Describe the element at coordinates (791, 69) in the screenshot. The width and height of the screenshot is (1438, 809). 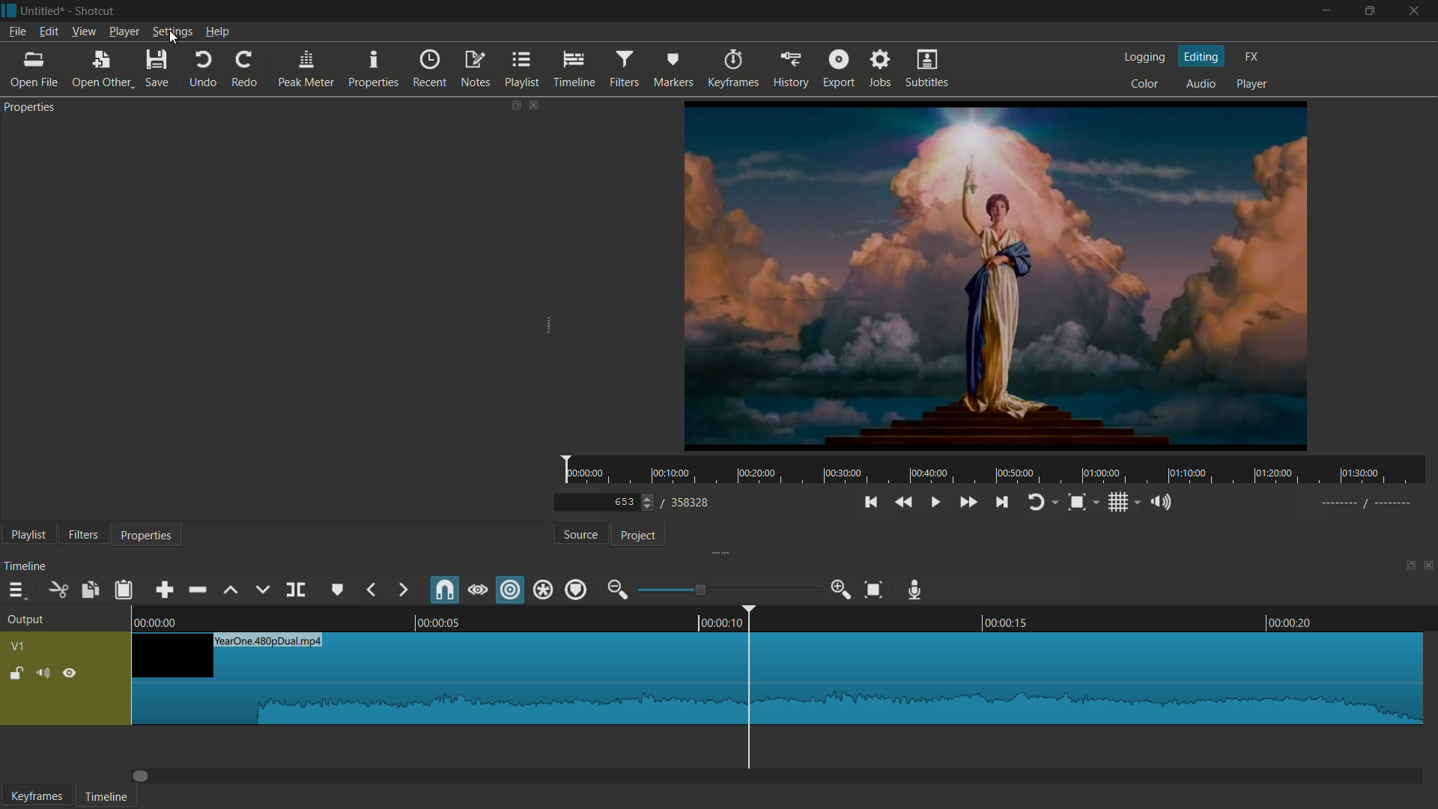
I see `history` at that location.